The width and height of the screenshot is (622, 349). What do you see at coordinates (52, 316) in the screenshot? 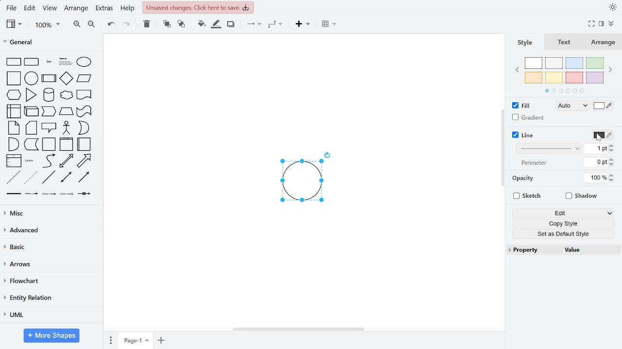
I see `UML` at bounding box center [52, 316].